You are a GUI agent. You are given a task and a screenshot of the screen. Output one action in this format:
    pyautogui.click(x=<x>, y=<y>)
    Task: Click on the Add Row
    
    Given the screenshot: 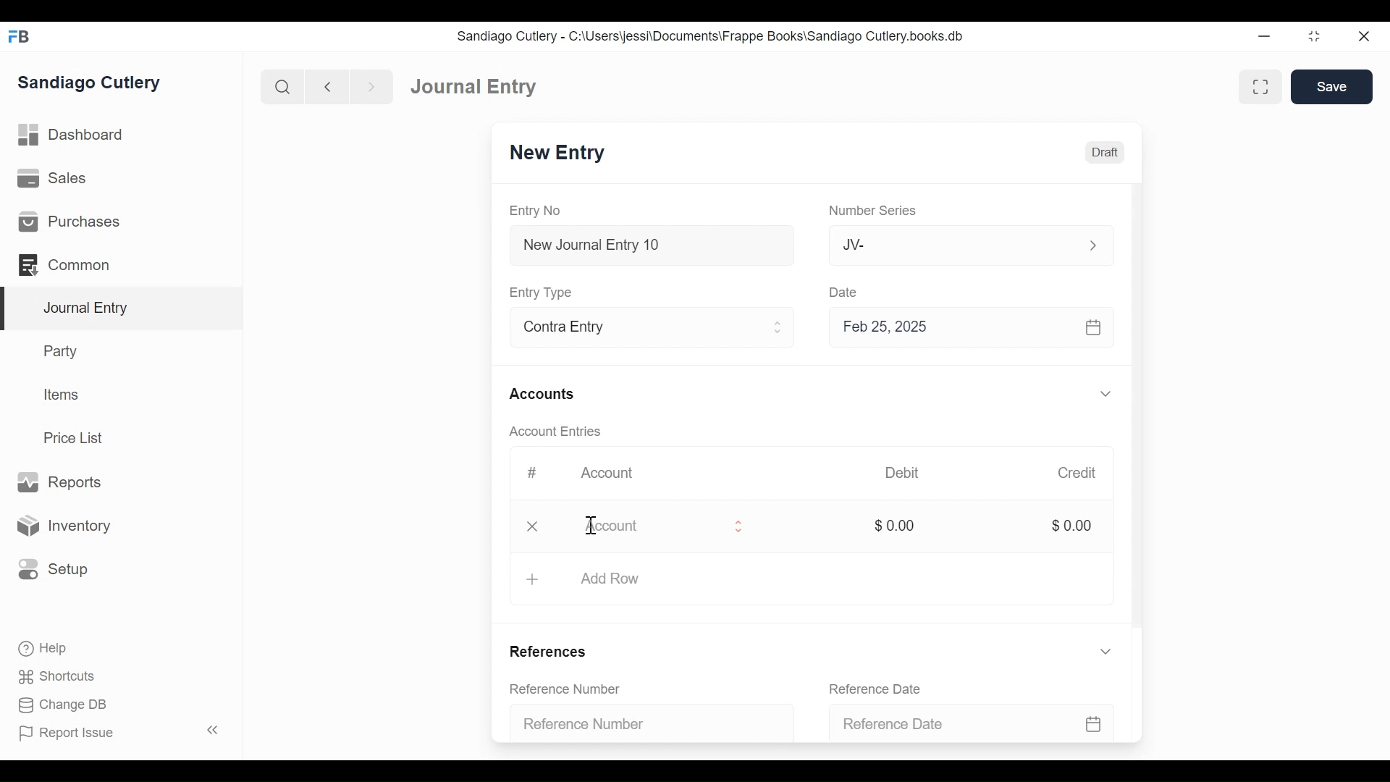 What is the action you would take?
    pyautogui.click(x=621, y=579)
    